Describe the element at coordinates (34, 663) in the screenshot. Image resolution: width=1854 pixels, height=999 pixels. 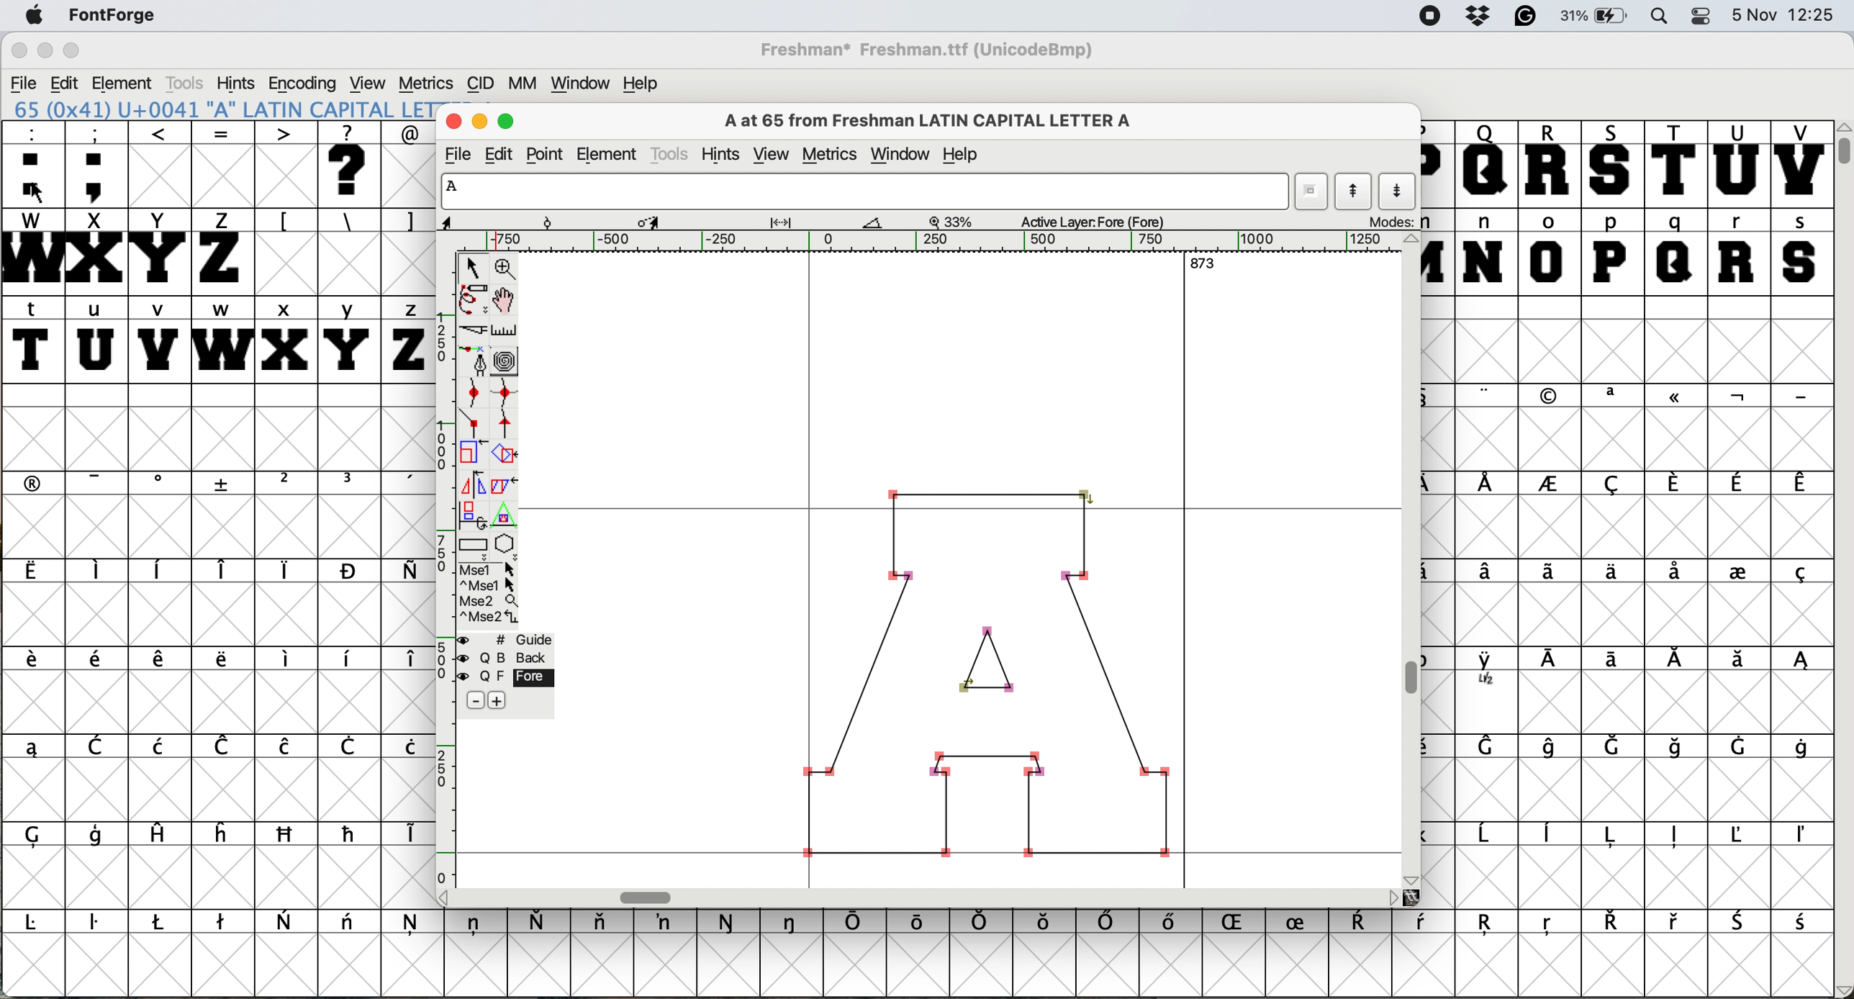
I see `symbol` at that location.